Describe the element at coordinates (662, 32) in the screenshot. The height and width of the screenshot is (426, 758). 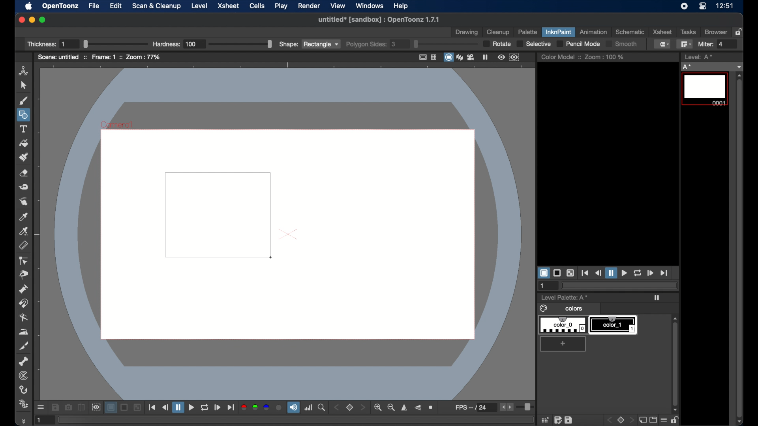
I see `xsheet` at that location.